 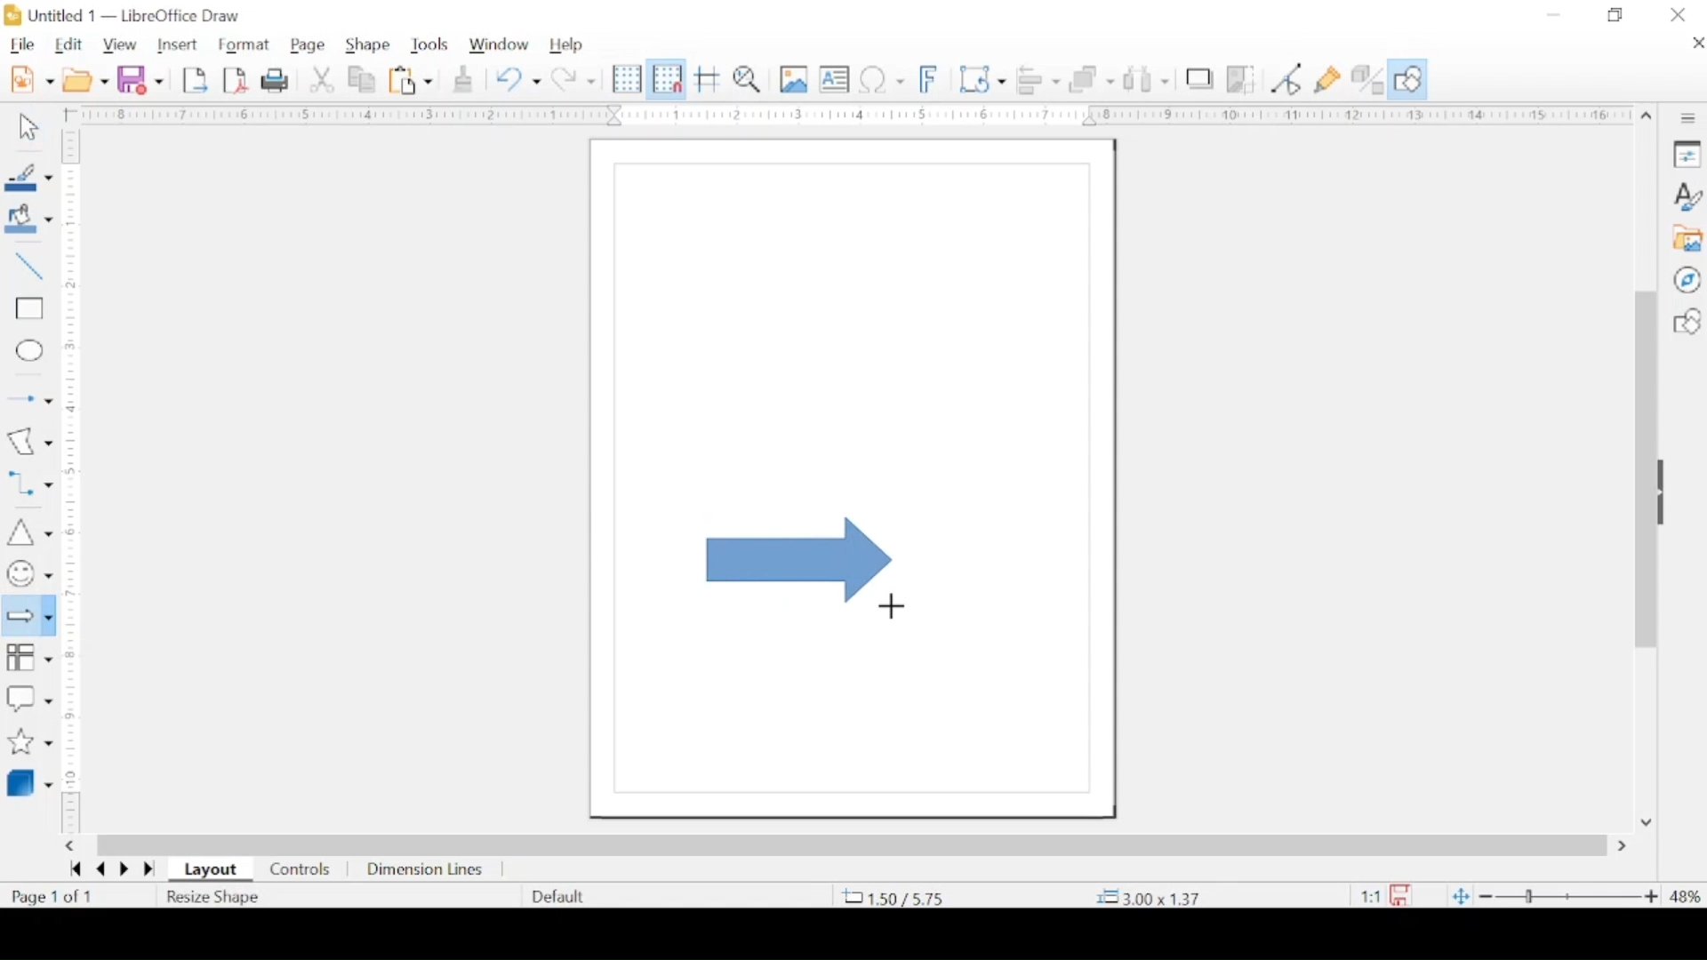 I want to click on helplines while moving, so click(x=709, y=78).